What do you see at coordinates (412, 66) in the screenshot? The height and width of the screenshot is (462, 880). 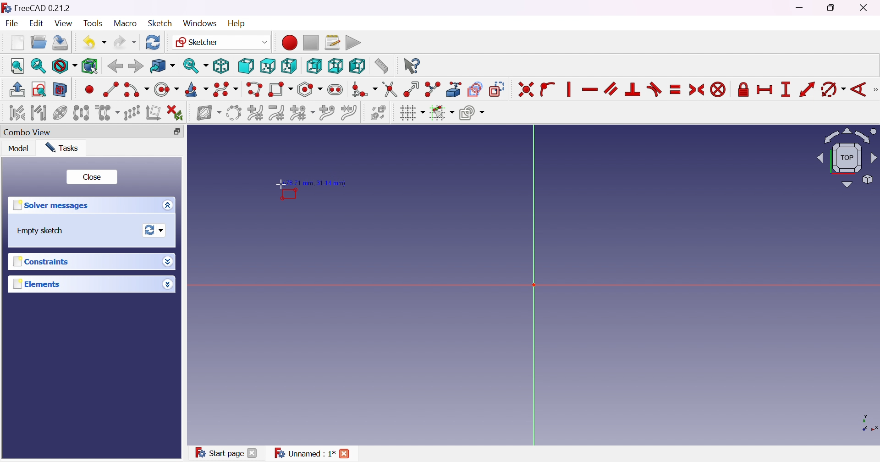 I see `What's this` at bounding box center [412, 66].